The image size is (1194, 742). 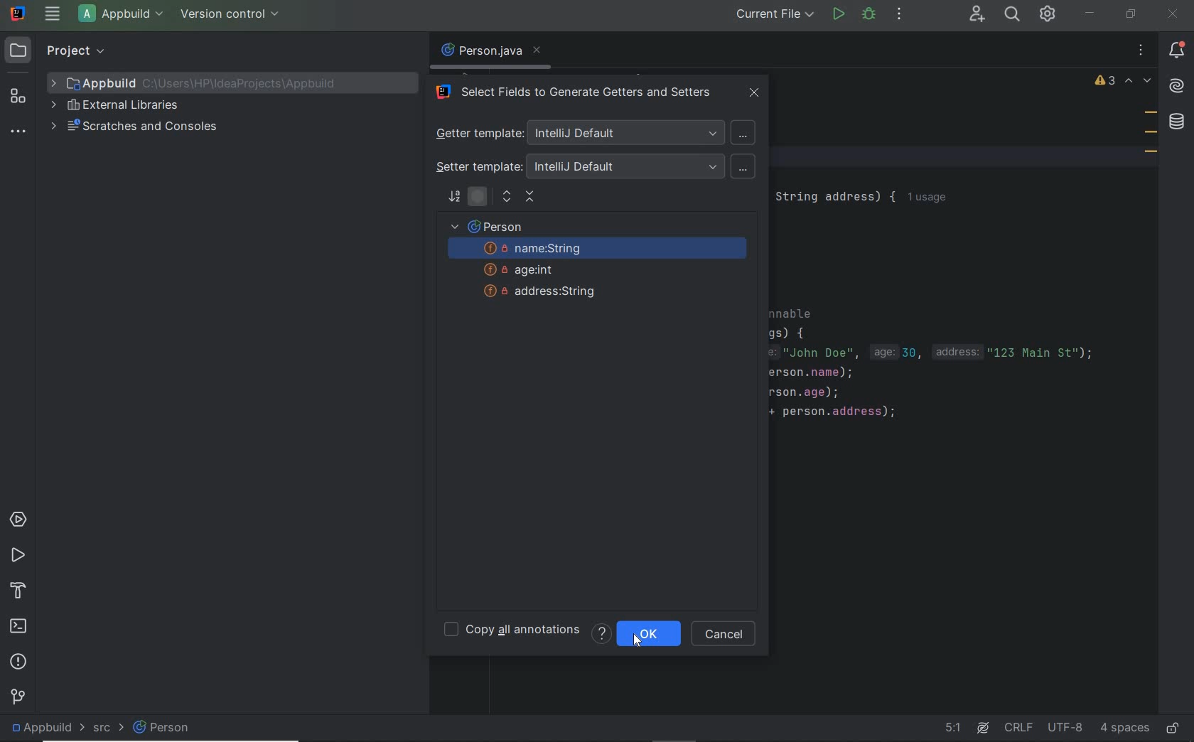 What do you see at coordinates (1177, 87) in the screenshot?
I see `AI Assistant` at bounding box center [1177, 87].